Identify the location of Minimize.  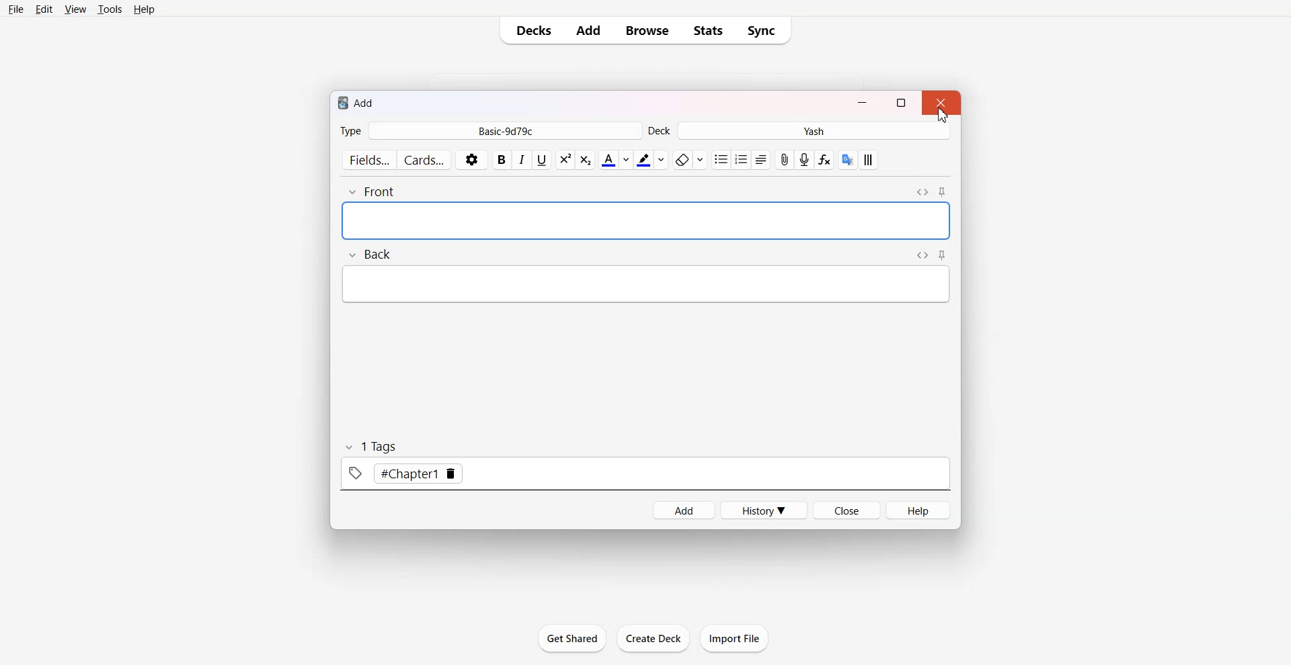
(863, 102).